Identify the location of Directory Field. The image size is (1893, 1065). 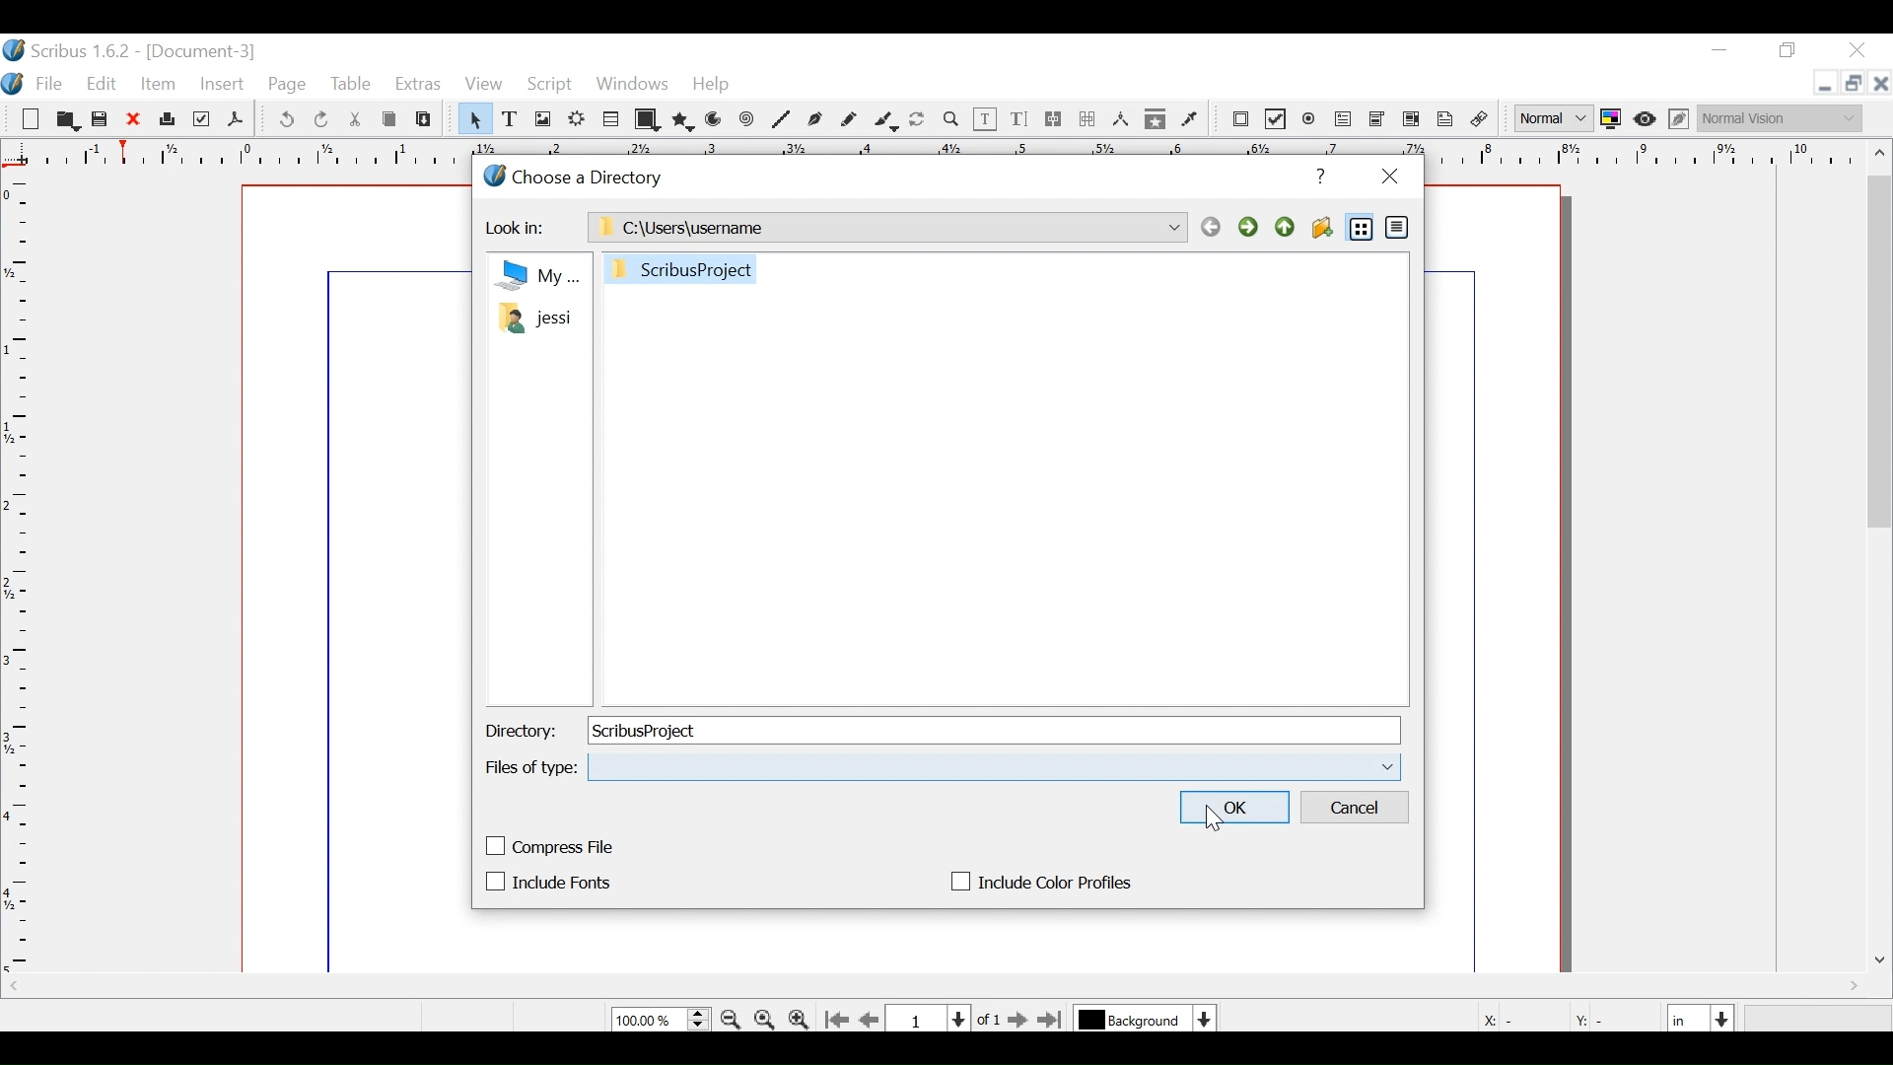
(993, 730).